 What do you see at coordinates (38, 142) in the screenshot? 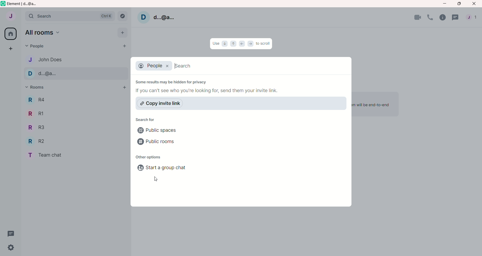
I see `R2` at bounding box center [38, 142].